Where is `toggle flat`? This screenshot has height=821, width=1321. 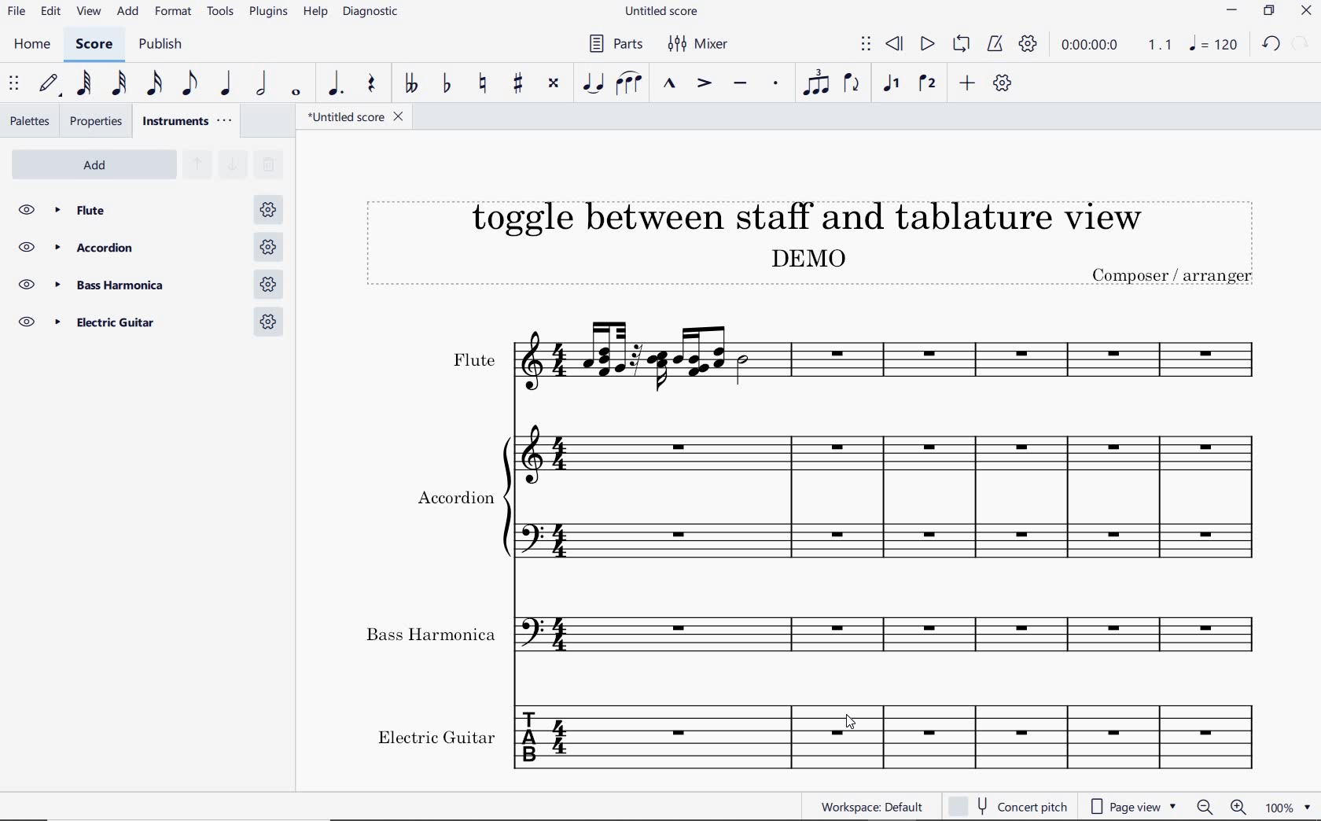
toggle flat is located at coordinates (447, 83).